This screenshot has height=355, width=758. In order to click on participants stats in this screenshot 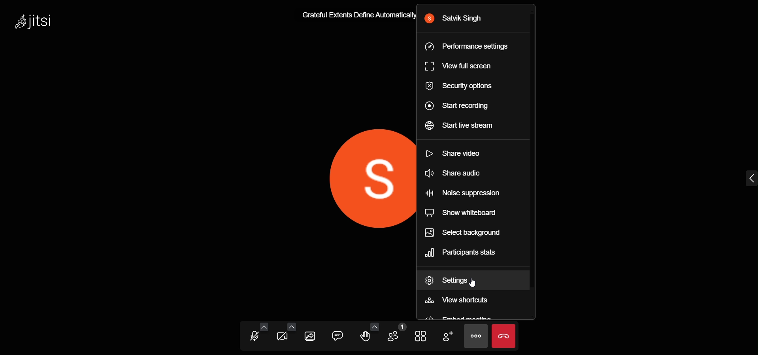, I will do `click(463, 253)`.